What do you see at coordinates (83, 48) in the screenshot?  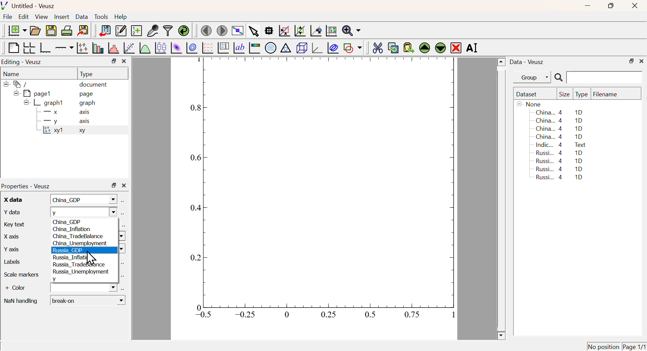 I see `Plot points with lines and errorbars` at bounding box center [83, 48].